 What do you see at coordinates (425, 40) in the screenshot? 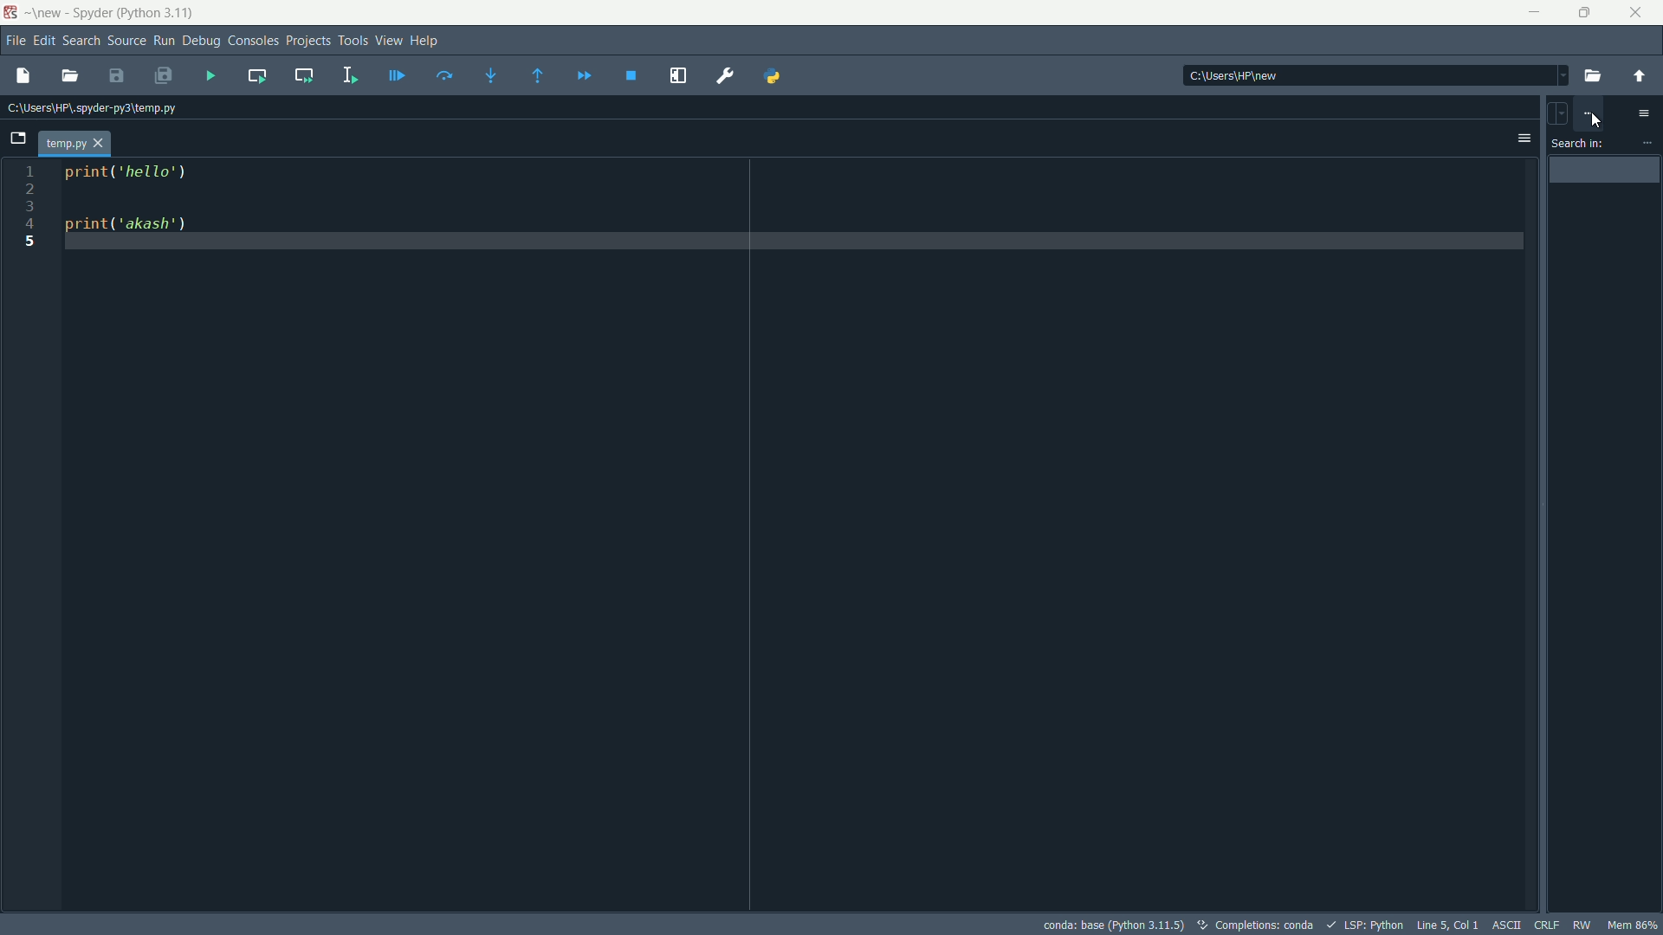
I see `Help Menu` at bounding box center [425, 40].